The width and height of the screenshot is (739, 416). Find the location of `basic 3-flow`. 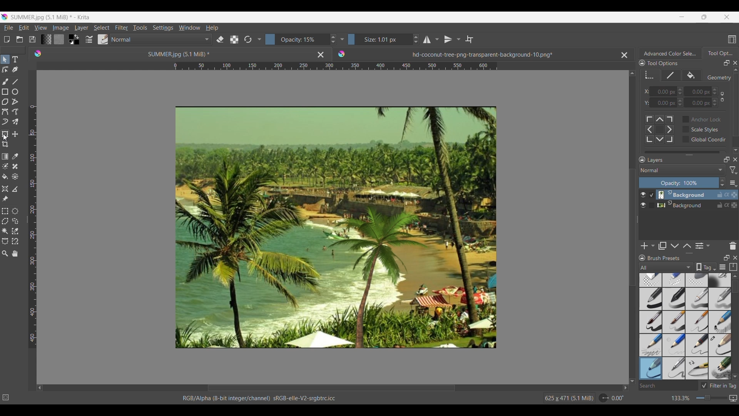

basic 3-flow is located at coordinates (697, 299).